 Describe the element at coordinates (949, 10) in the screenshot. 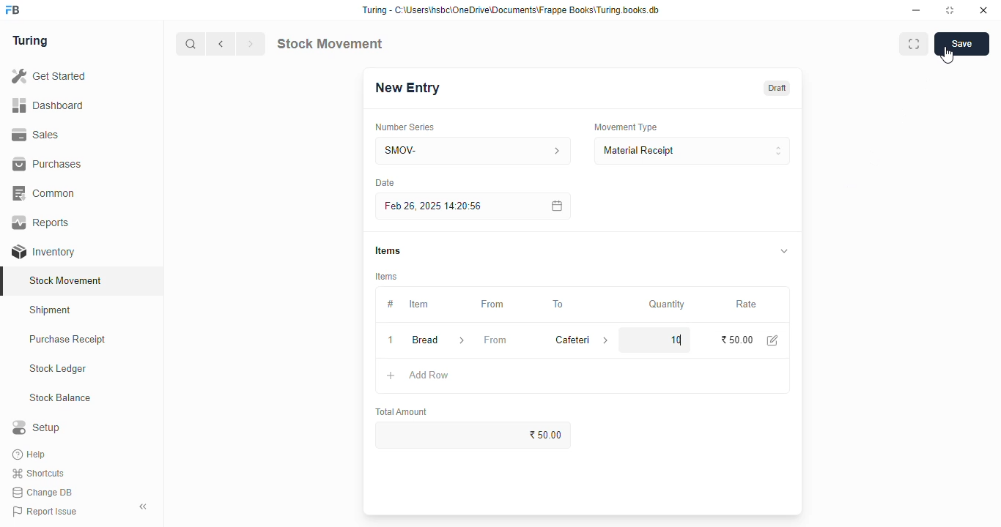

I see `toggle maximize` at that location.